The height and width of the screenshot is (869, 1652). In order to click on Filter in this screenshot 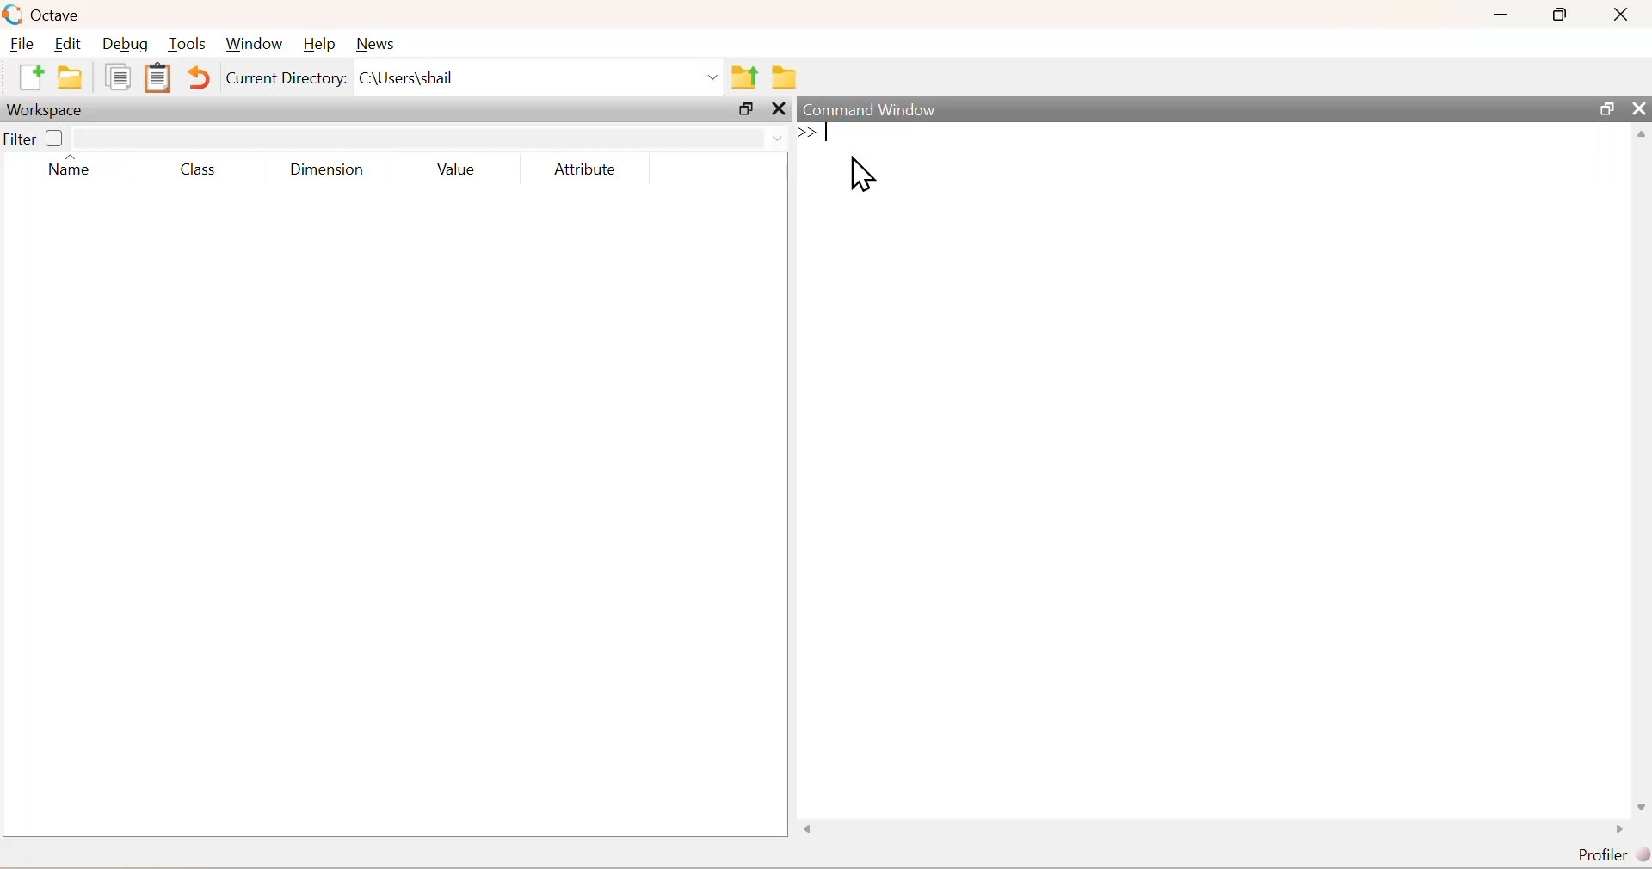, I will do `click(34, 138)`.